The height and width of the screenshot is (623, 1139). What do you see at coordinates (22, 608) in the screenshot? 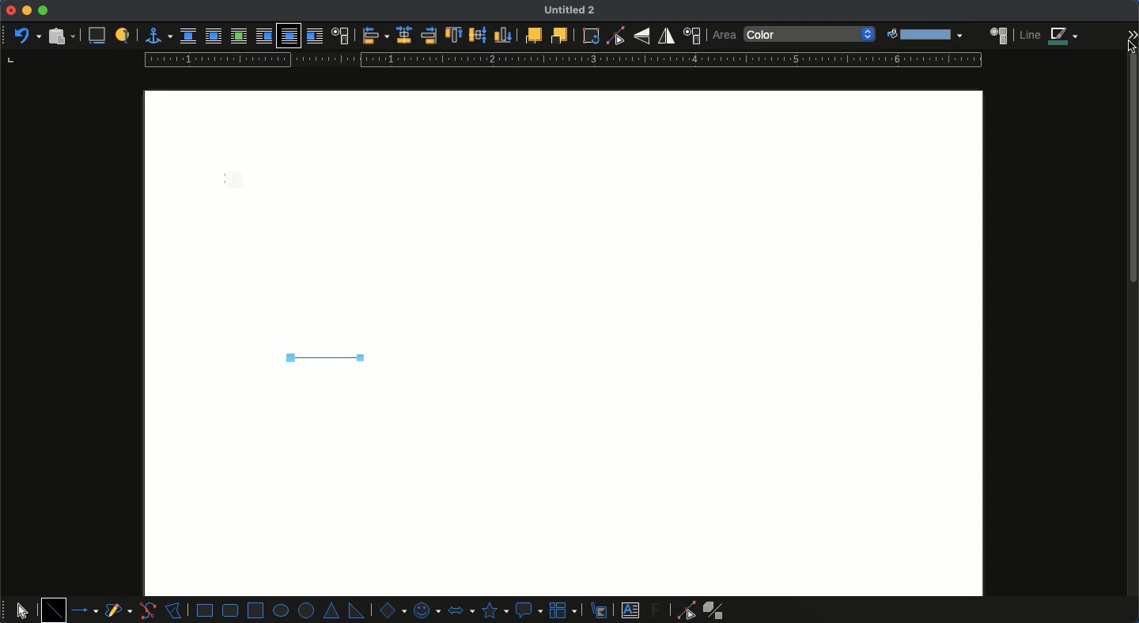
I see `select` at bounding box center [22, 608].